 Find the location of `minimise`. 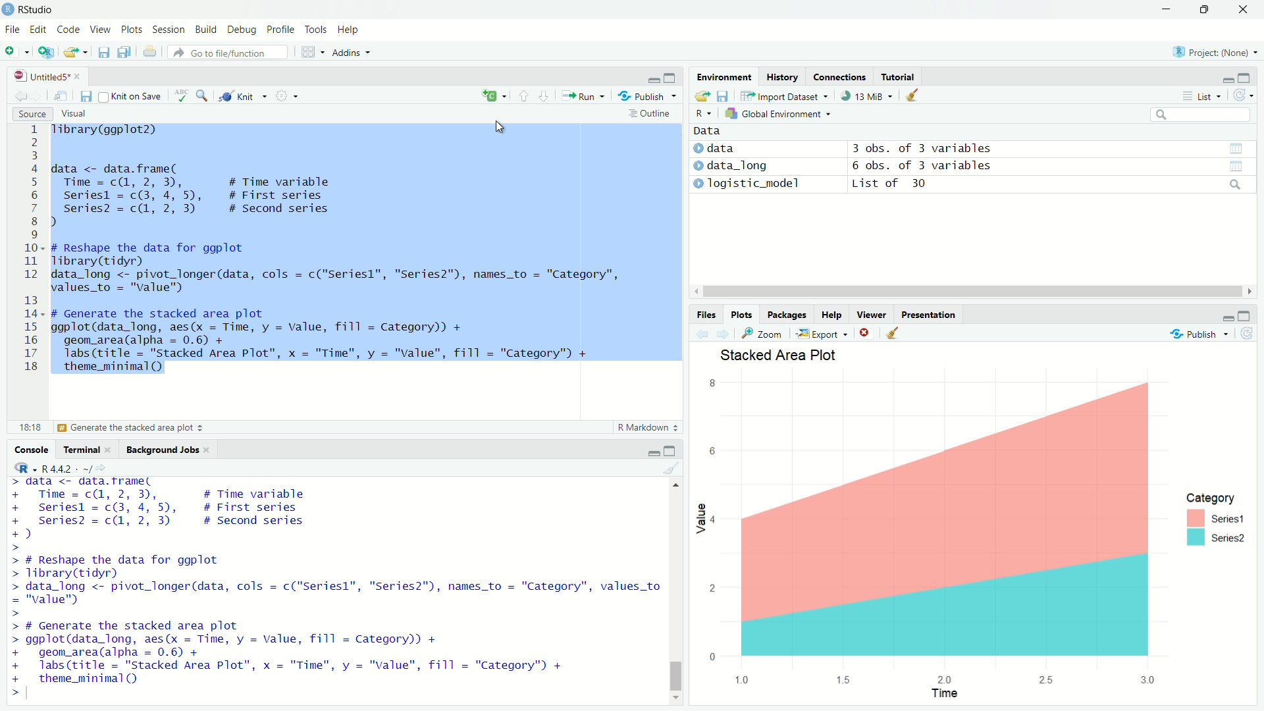

minimise is located at coordinates (1164, 9).